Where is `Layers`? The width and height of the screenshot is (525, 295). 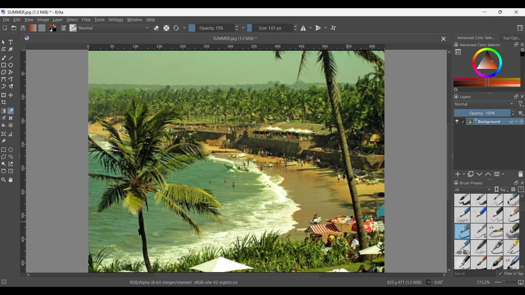 Layers is located at coordinates (466, 97).